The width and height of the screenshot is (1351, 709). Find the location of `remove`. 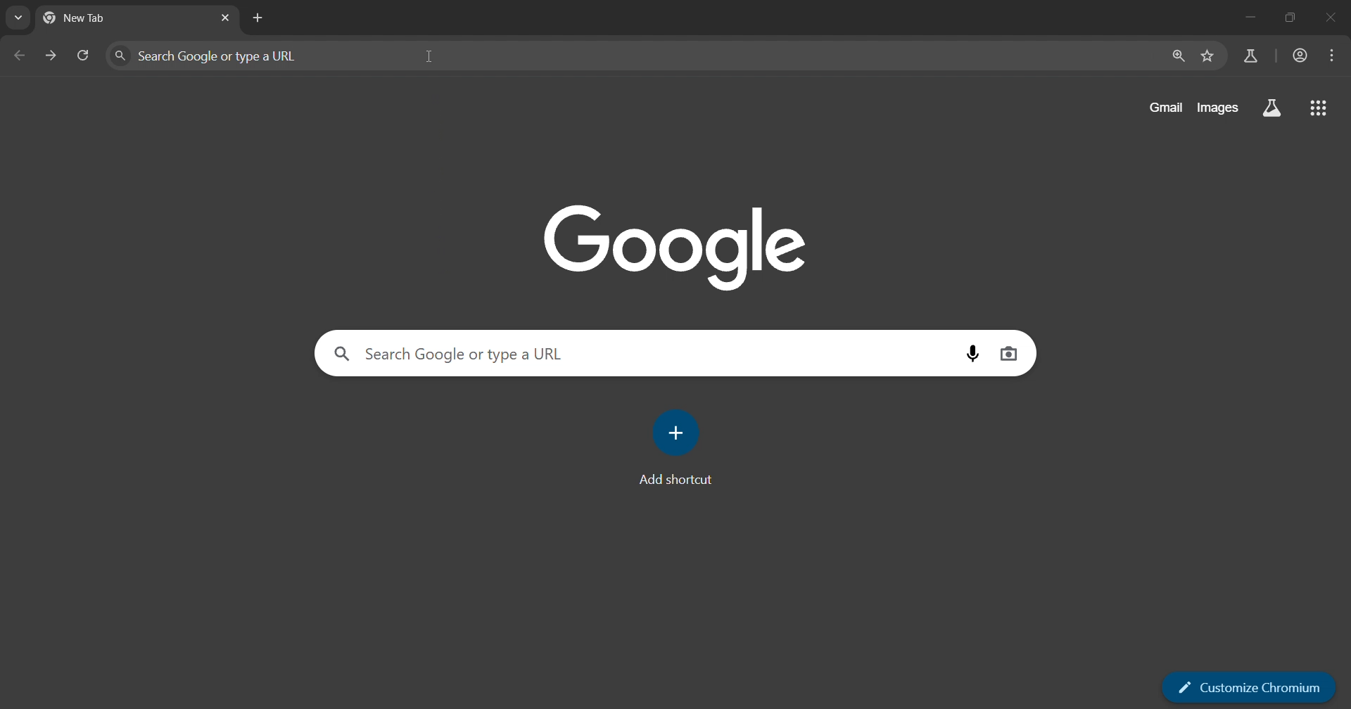

remove is located at coordinates (1333, 19).